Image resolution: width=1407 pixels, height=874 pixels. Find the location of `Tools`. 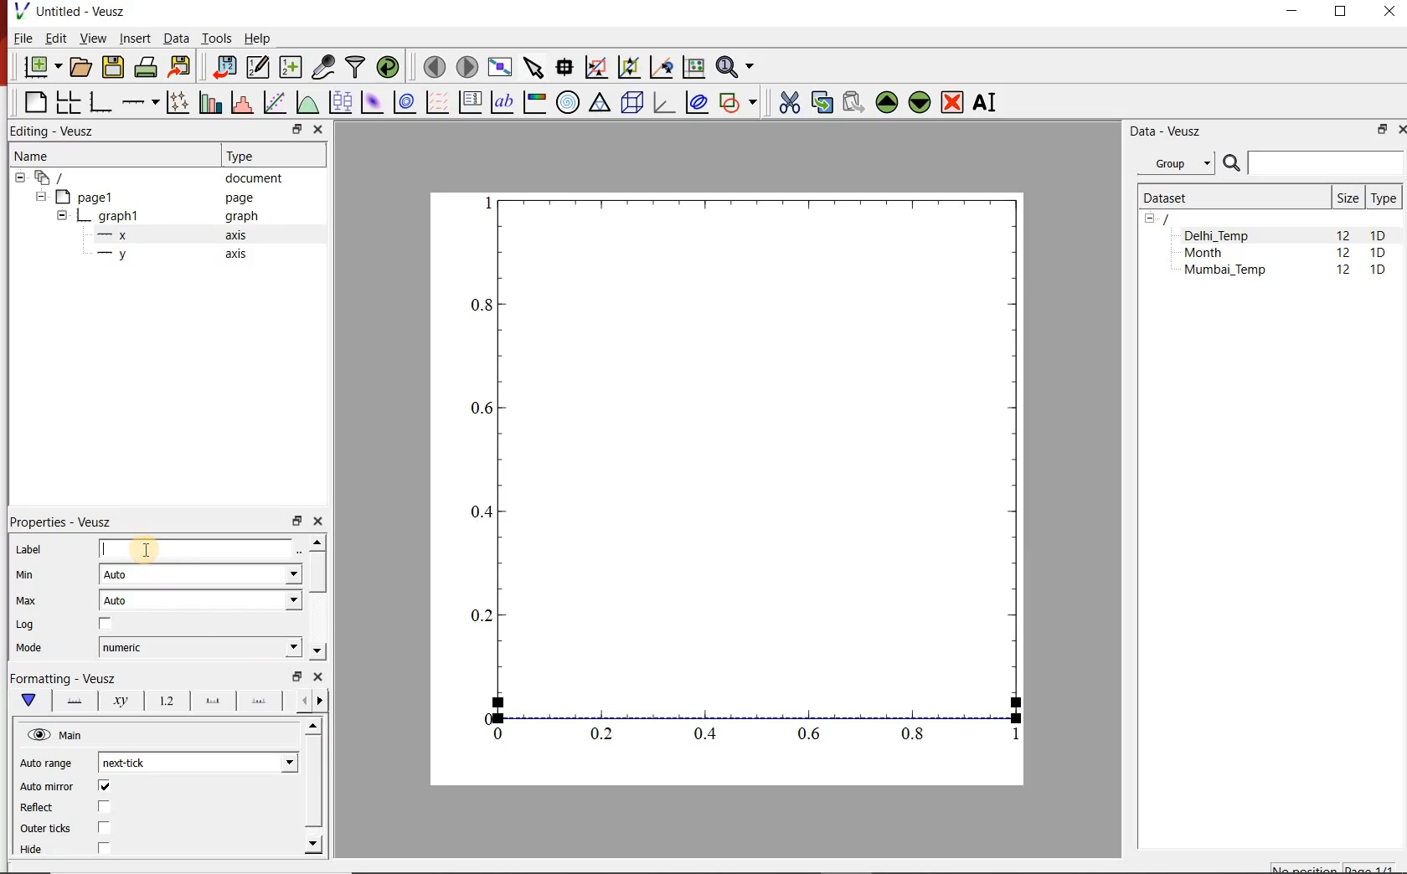

Tools is located at coordinates (218, 39).